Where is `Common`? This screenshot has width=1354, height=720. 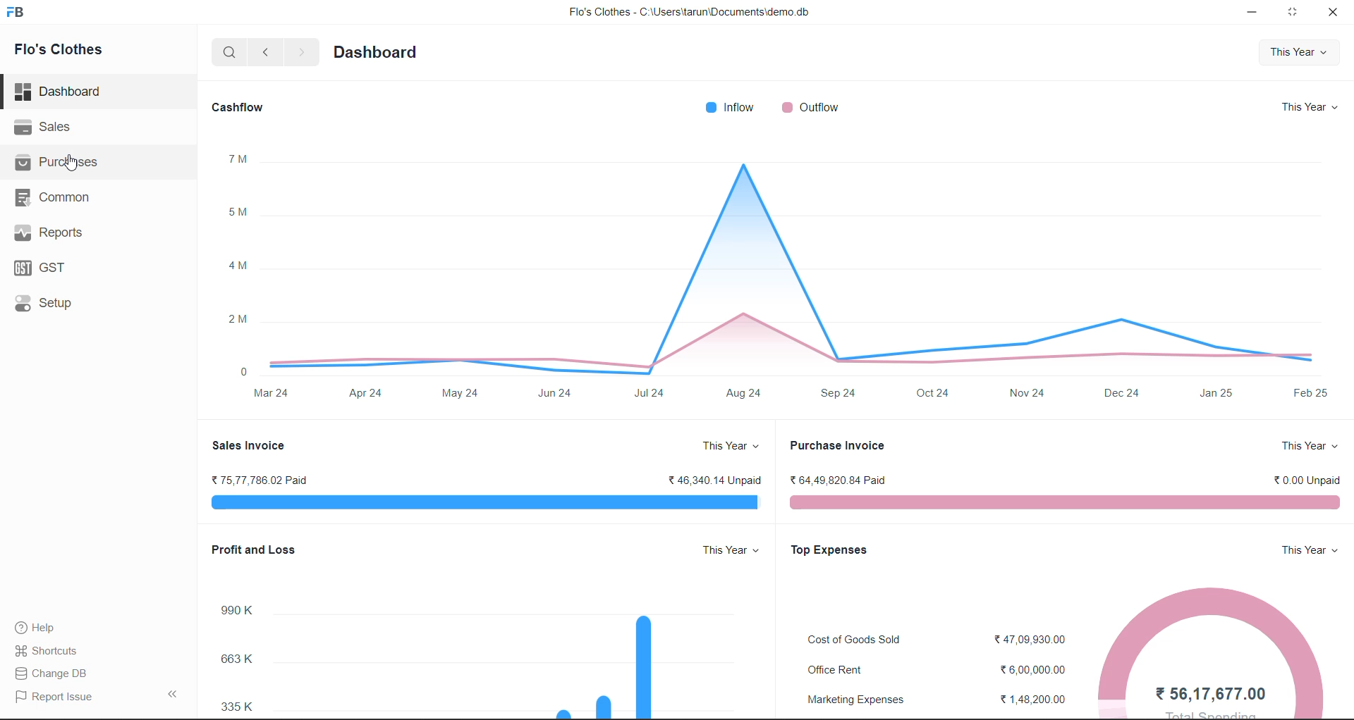
Common is located at coordinates (54, 197).